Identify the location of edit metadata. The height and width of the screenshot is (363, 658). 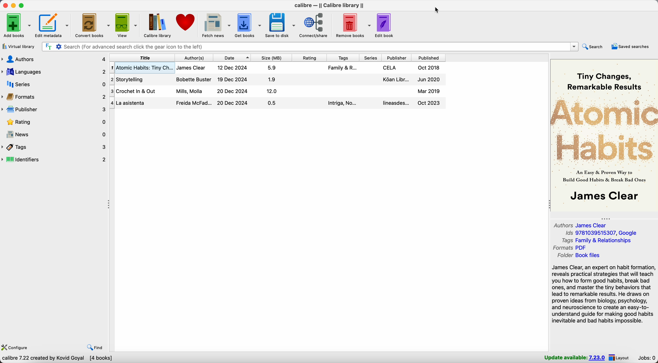
(53, 26).